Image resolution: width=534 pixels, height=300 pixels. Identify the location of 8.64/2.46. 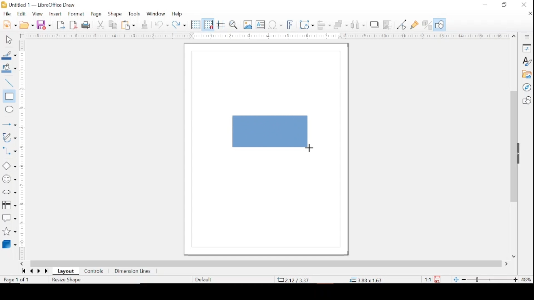
(295, 280).